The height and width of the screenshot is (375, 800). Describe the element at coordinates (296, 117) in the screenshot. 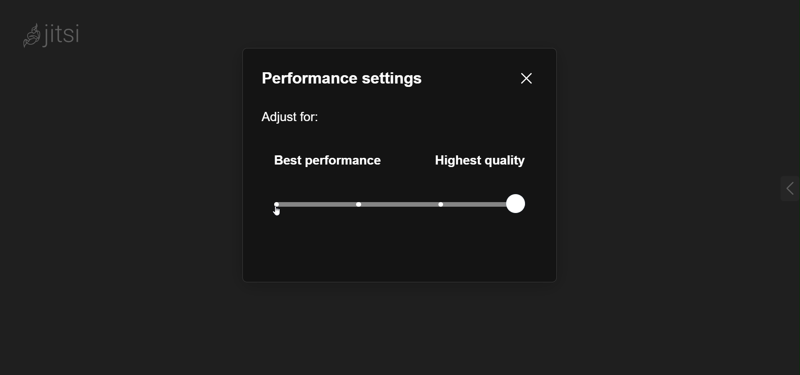

I see `adjust for` at that location.